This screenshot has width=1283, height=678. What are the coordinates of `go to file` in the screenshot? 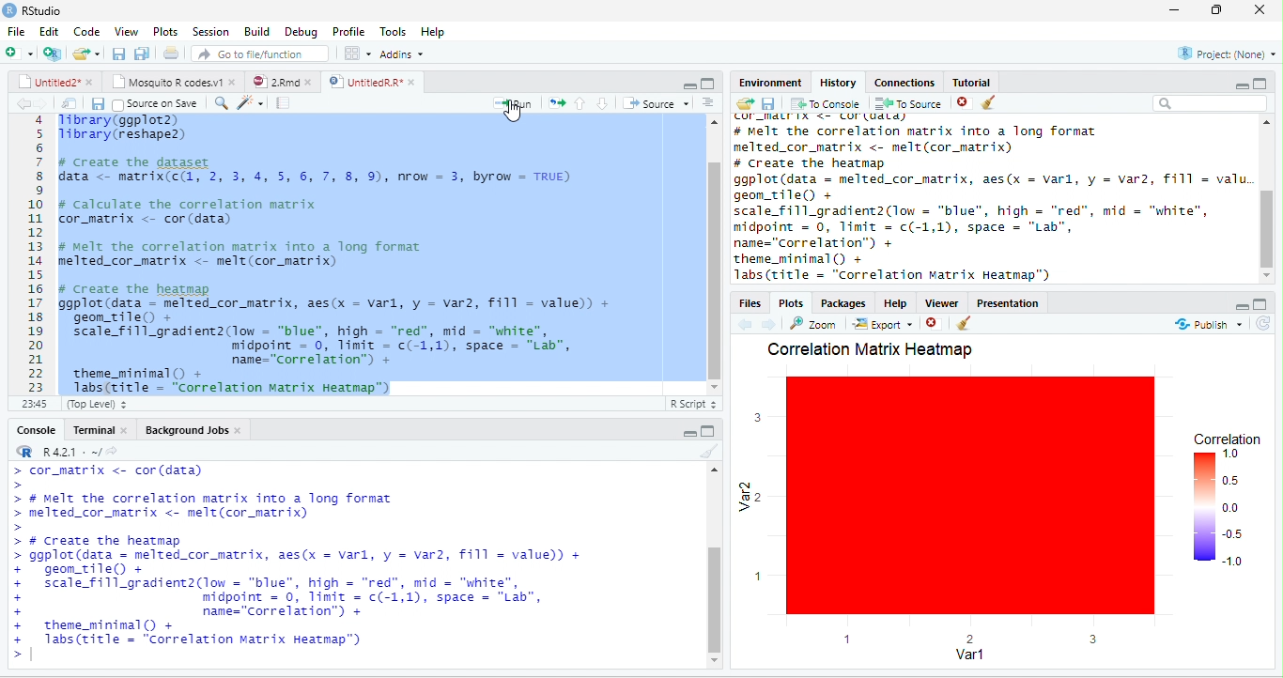 It's located at (261, 53).